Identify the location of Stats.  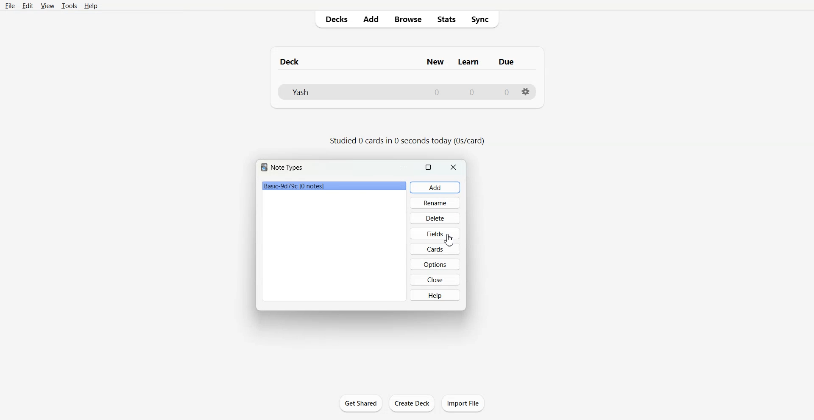
(447, 20).